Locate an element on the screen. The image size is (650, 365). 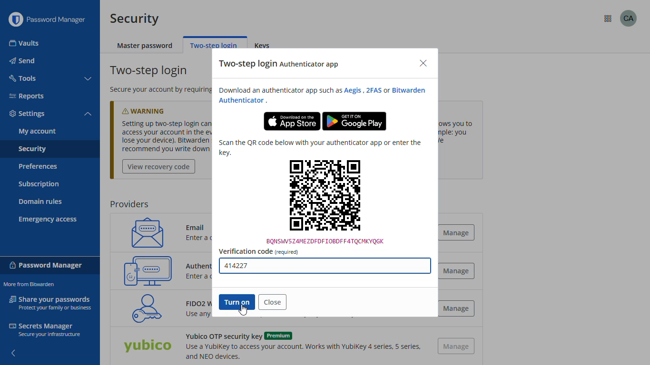
emergency access is located at coordinates (48, 220).